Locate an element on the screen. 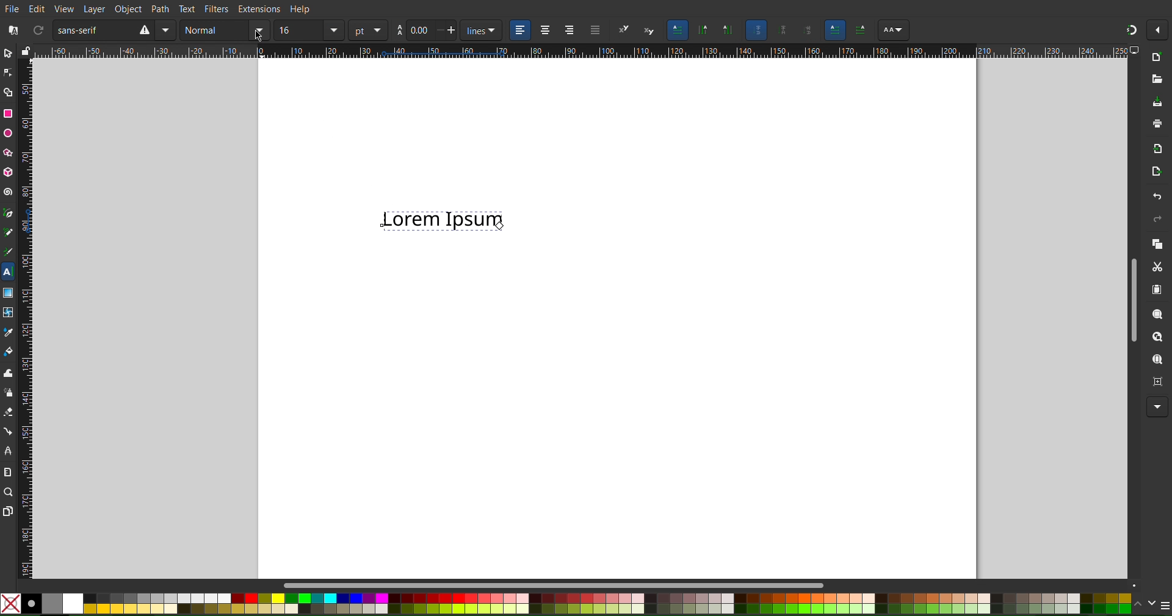 This screenshot has width=1172, height=616. New is located at coordinates (1157, 57).